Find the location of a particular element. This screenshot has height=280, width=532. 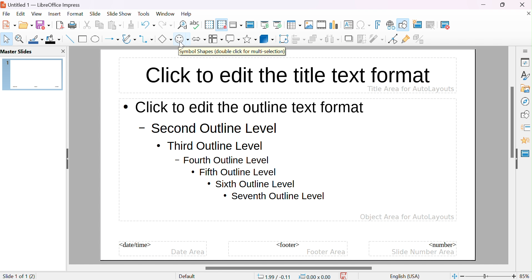

insert fontwork text is located at coordinates (379, 25).